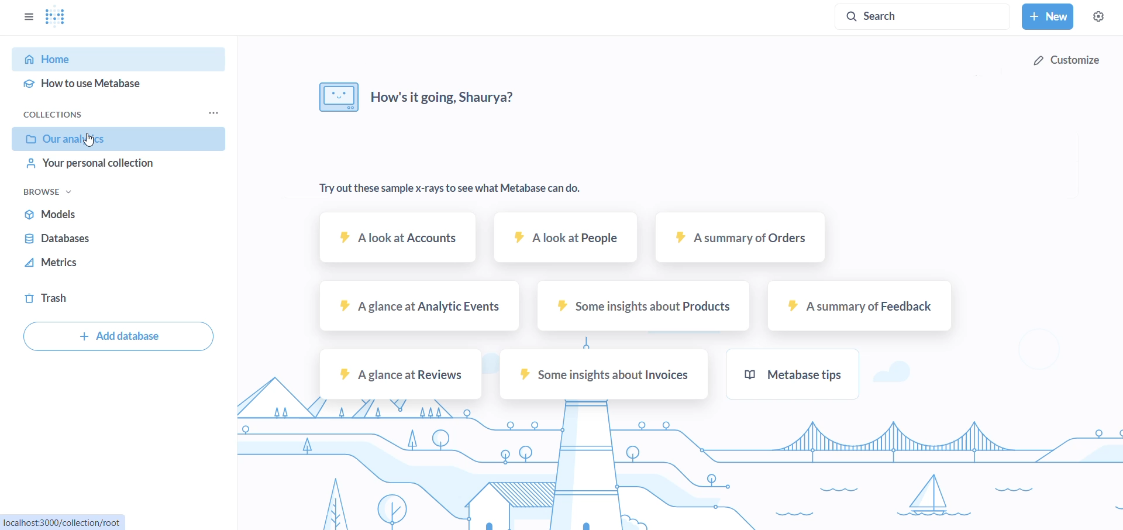 The height and width of the screenshot is (530, 1123). I want to click on collection options, so click(212, 113).